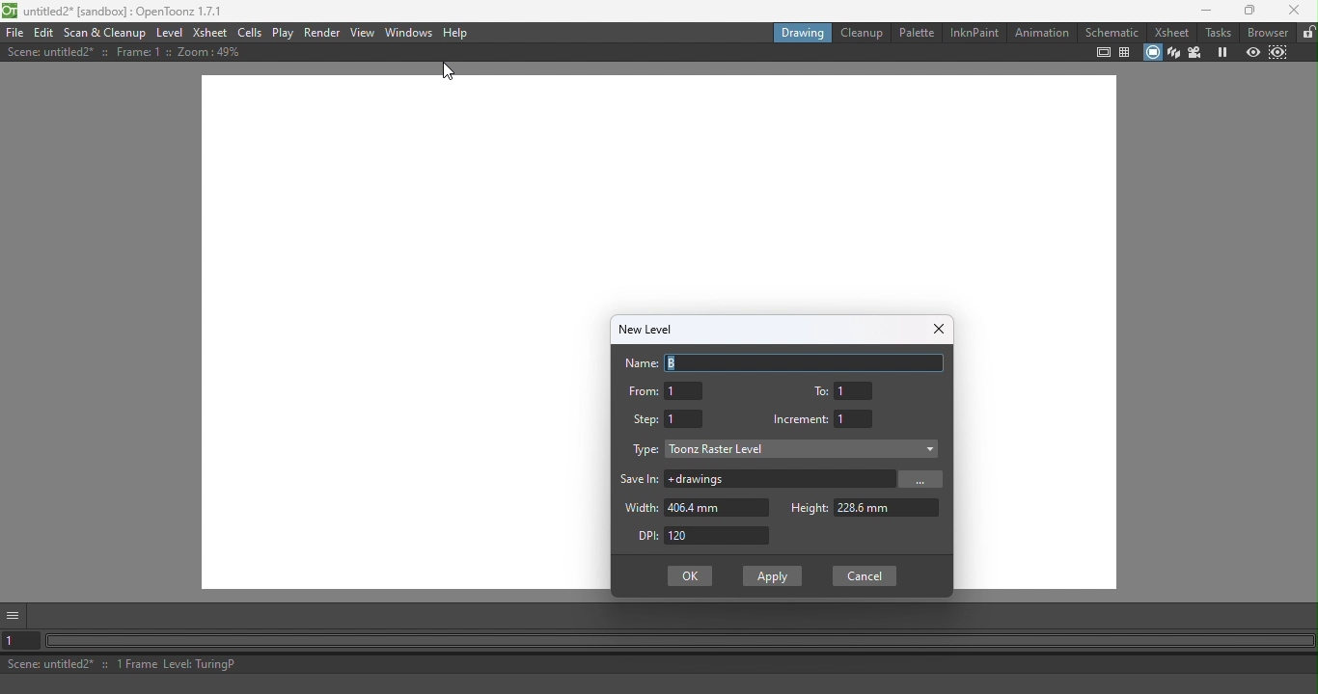 The image size is (1318, 694). Describe the element at coordinates (15, 617) in the screenshot. I see `More options` at that location.